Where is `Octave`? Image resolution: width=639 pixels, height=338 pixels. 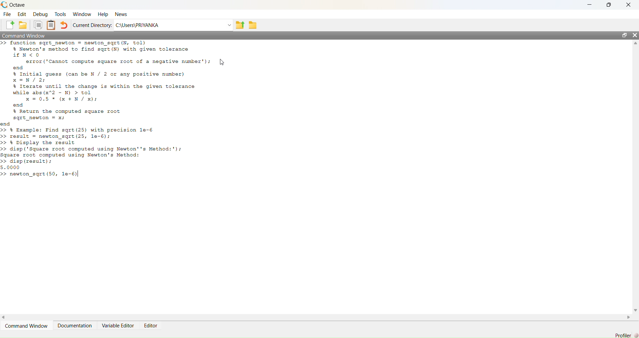
Octave is located at coordinates (17, 4).